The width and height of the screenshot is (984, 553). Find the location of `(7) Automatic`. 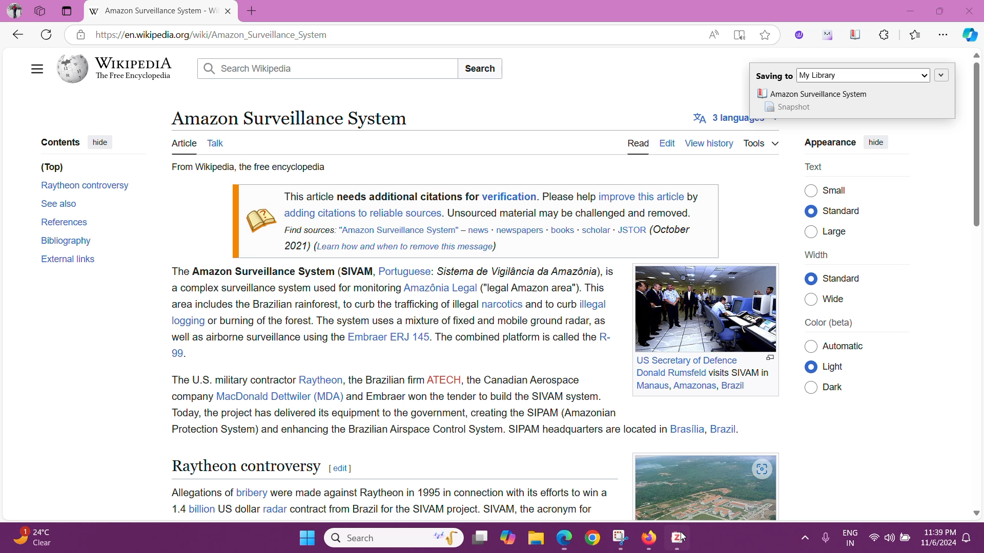

(7) Automatic is located at coordinates (847, 347).